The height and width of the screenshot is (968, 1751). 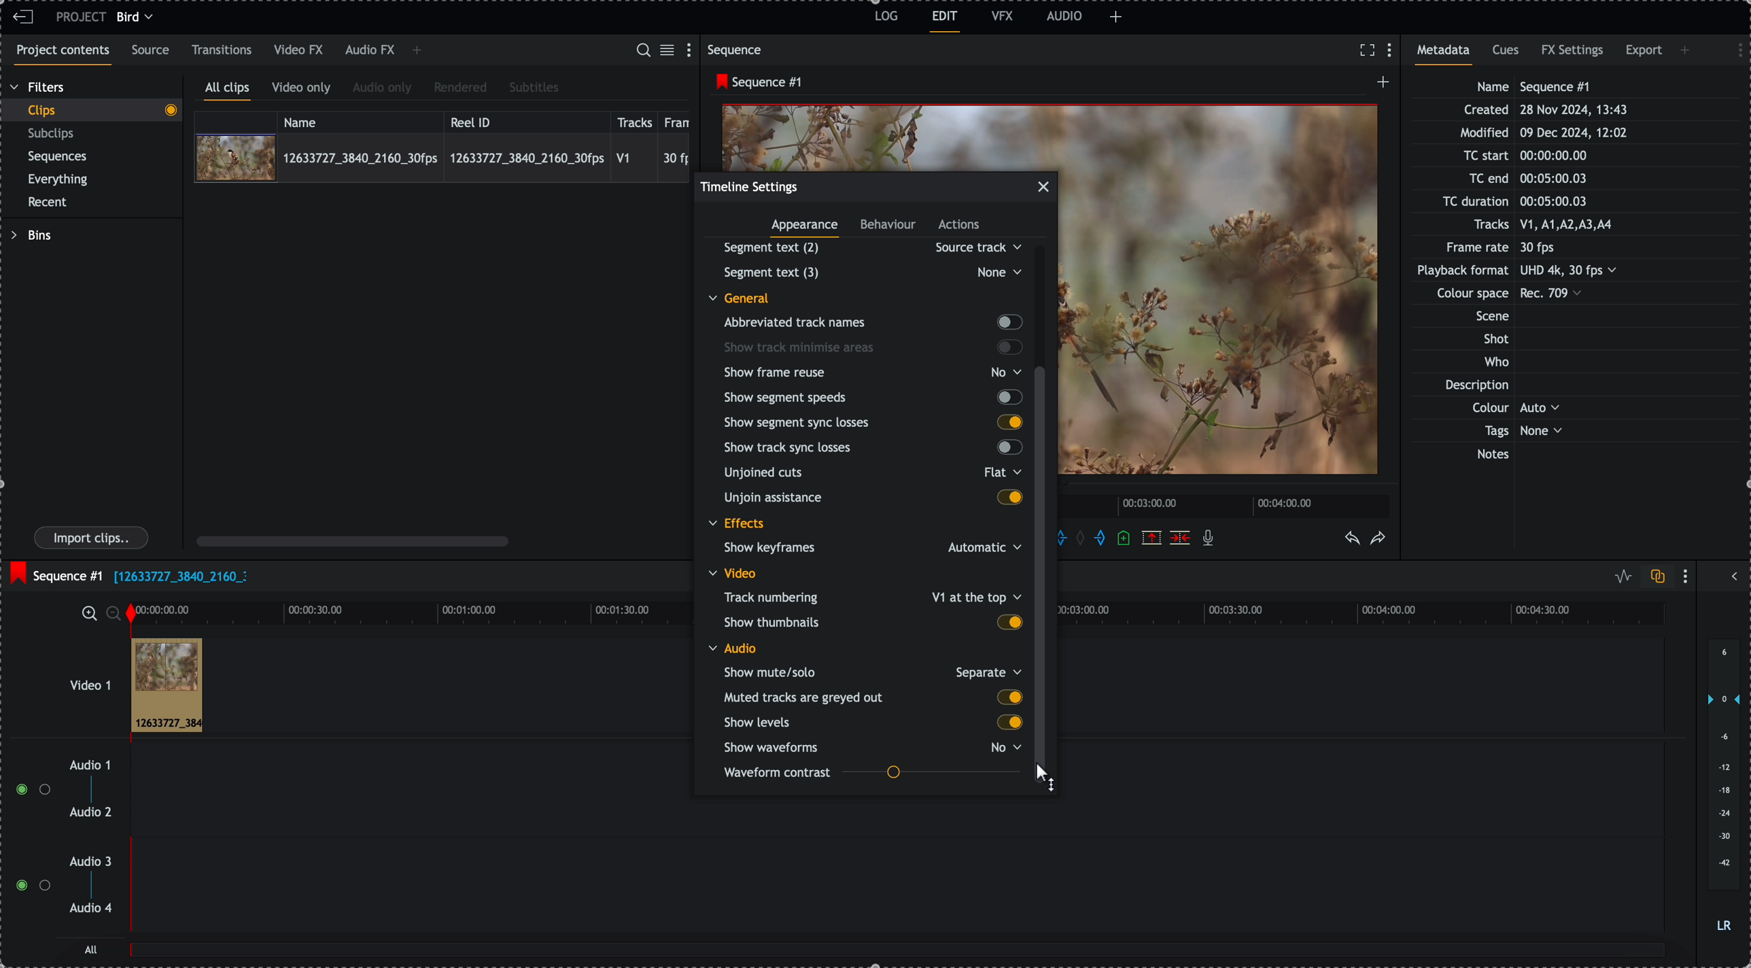 I want to click on FX settings, so click(x=1574, y=52).